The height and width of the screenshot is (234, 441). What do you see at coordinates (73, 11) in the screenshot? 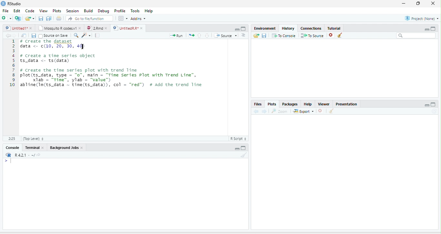
I see `Session` at bounding box center [73, 11].